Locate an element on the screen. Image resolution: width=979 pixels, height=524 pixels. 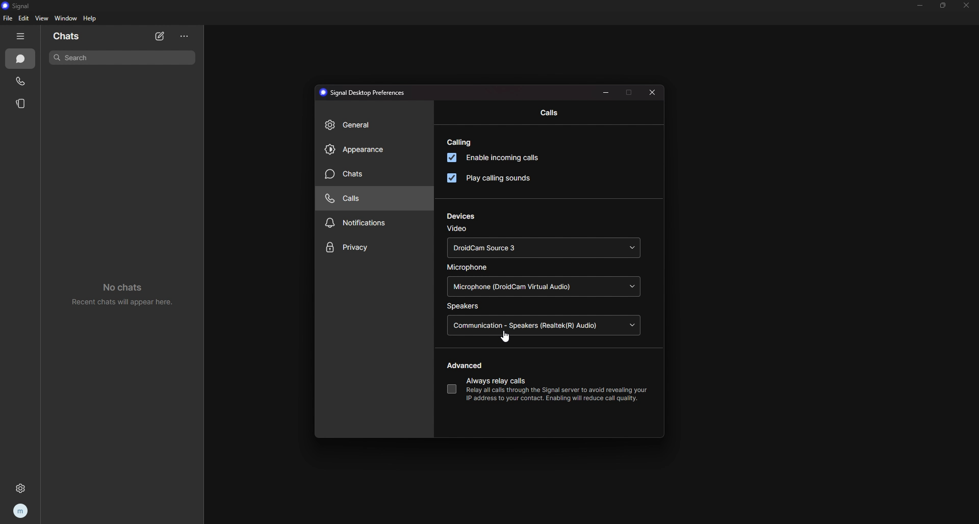
maximize is located at coordinates (630, 93).